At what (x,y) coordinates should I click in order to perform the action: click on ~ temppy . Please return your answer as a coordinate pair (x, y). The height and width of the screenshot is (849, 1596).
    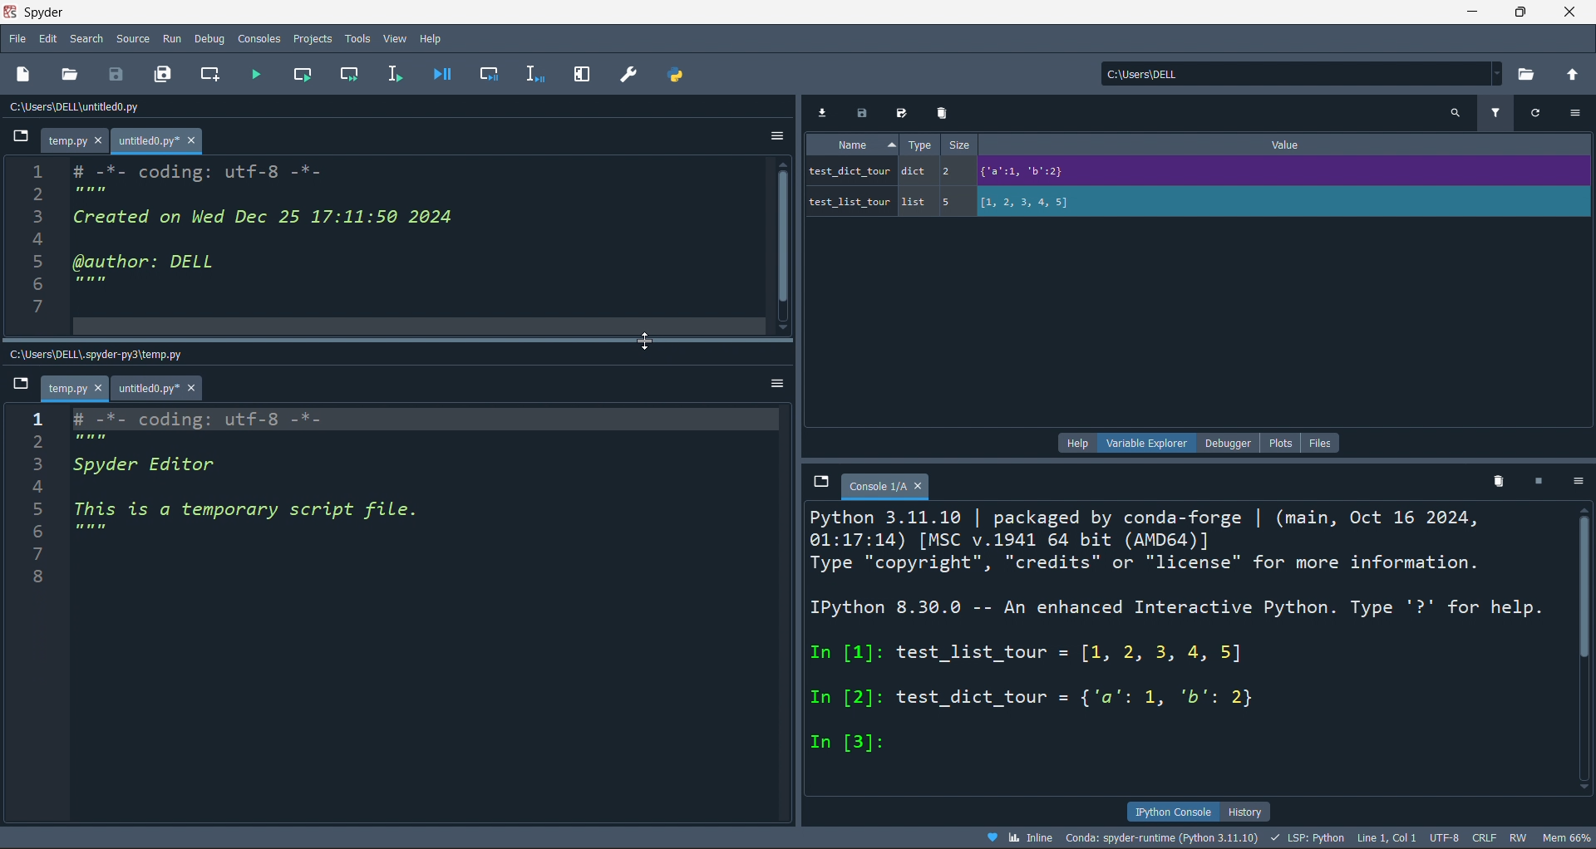
    Looking at the image, I should click on (72, 389).